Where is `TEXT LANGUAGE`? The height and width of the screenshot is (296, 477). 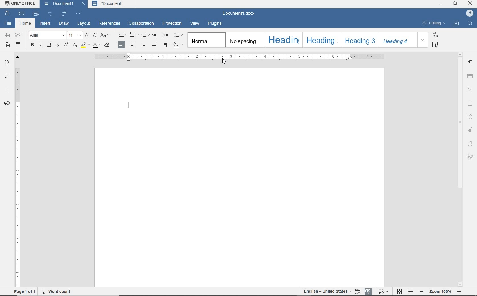 TEXT LANGUAGE is located at coordinates (327, 291).